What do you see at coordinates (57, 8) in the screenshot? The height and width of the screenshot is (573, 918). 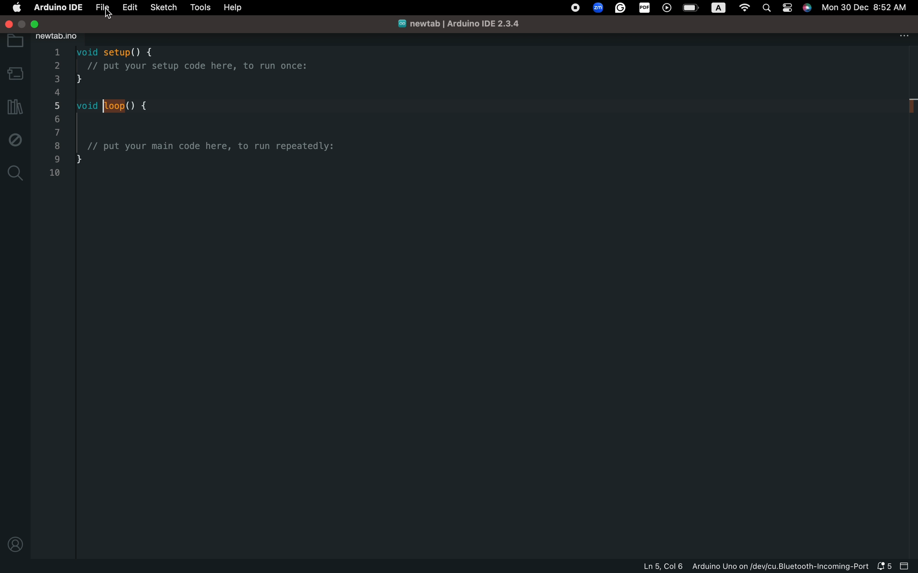 I see `arduino` at bounding box center [57, 8].